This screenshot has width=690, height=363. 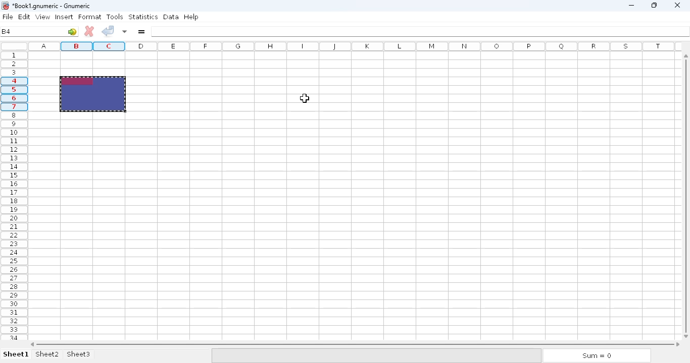 What do you see at coordinates (686, 201) in the screenshot?
I see `vertical scroll bar` at bounding box center [686, 201].